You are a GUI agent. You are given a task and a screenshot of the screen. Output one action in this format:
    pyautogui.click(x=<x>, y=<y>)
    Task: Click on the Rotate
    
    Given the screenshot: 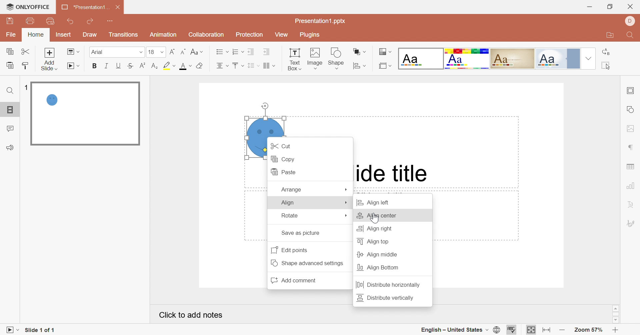 What is the action you would take?
    pyautogui.click(x=291, y=215)
    